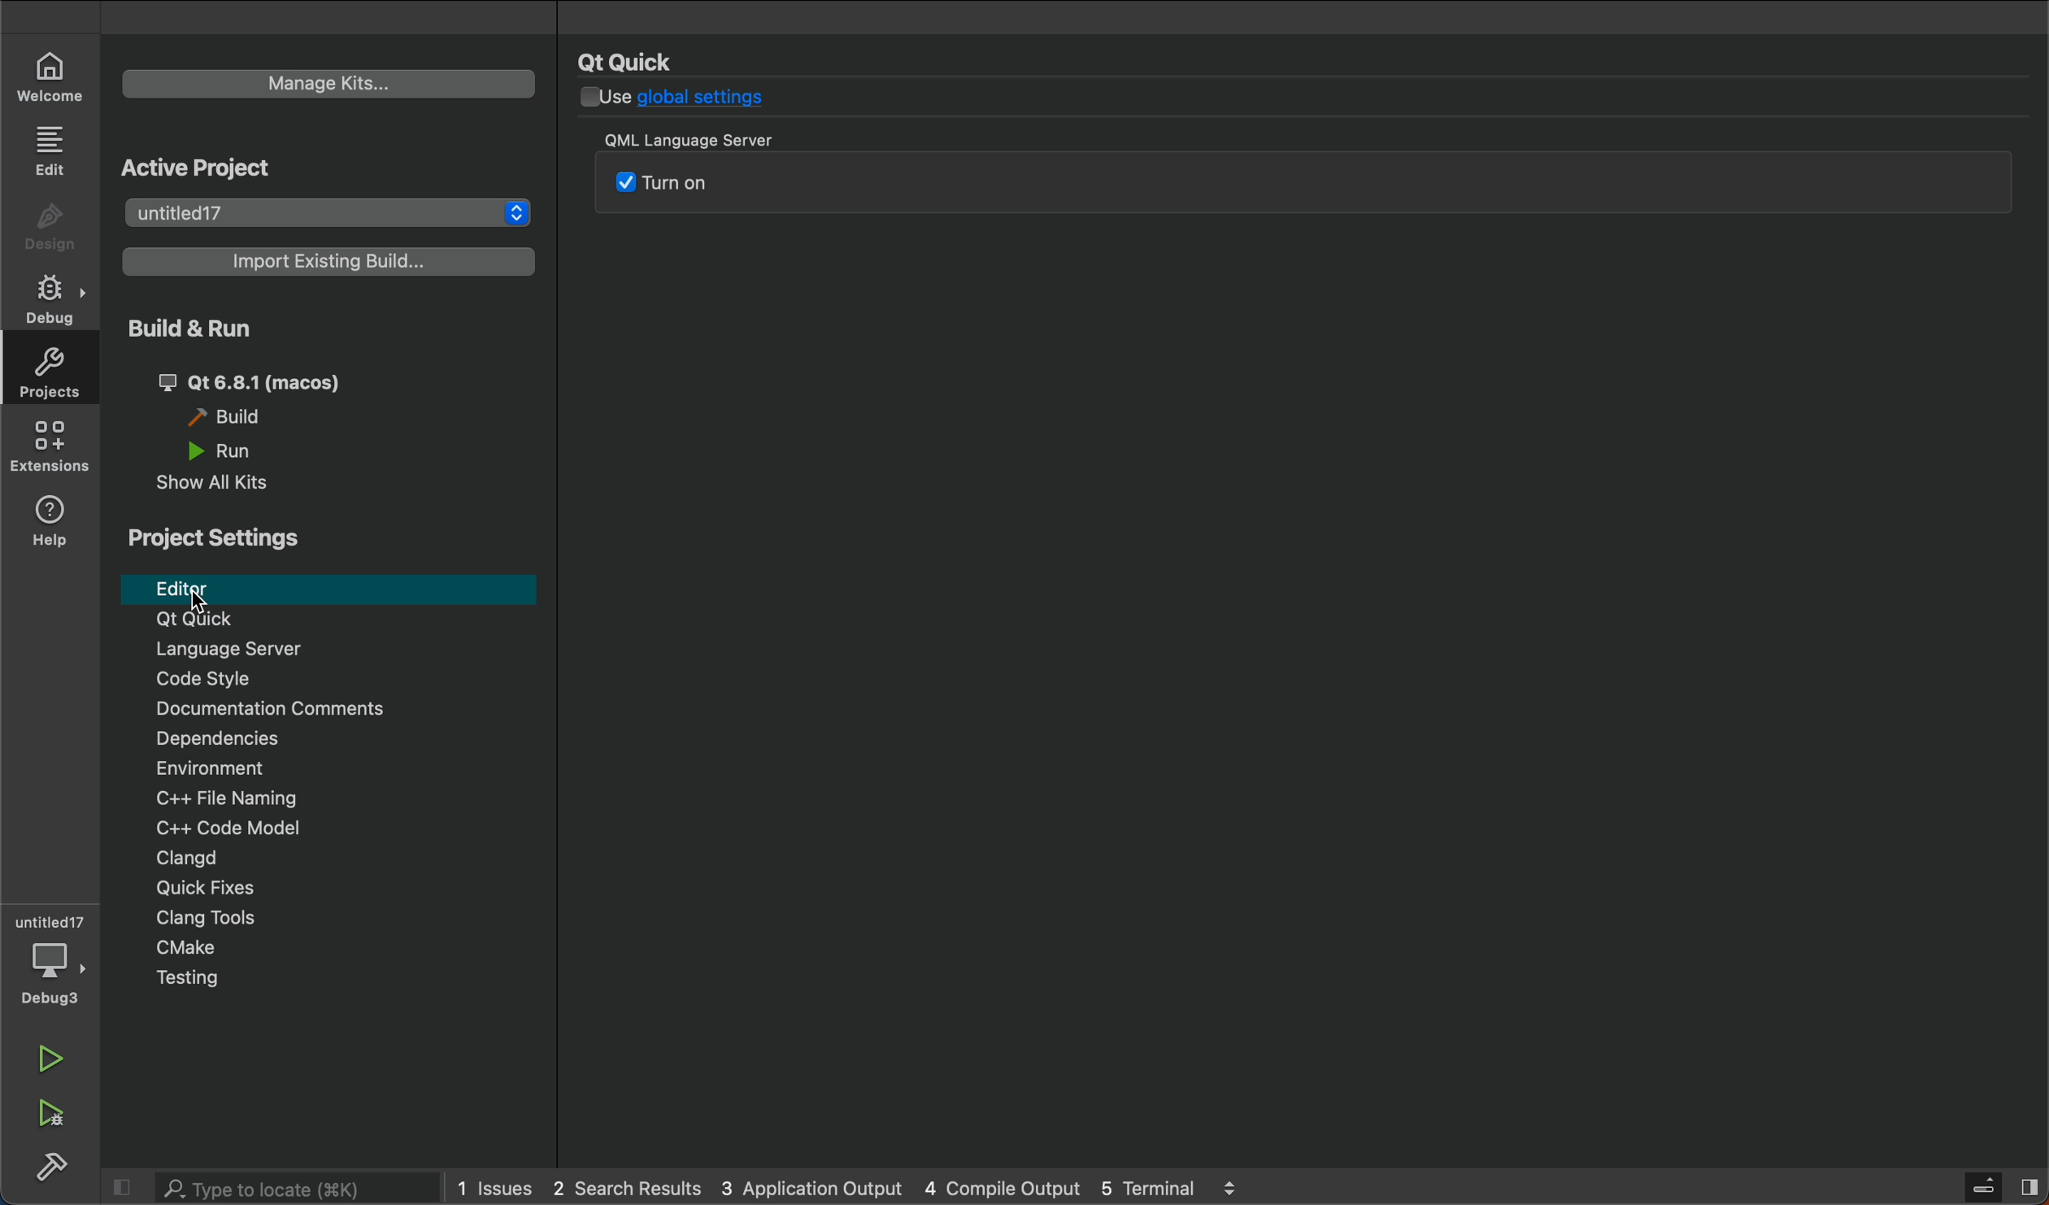 The height and width of the screenshot is (1205, 2049). What do you see at coordinates (211, 484) in the screenshot?
I see `show al kits` at bounding box center [211, 484].